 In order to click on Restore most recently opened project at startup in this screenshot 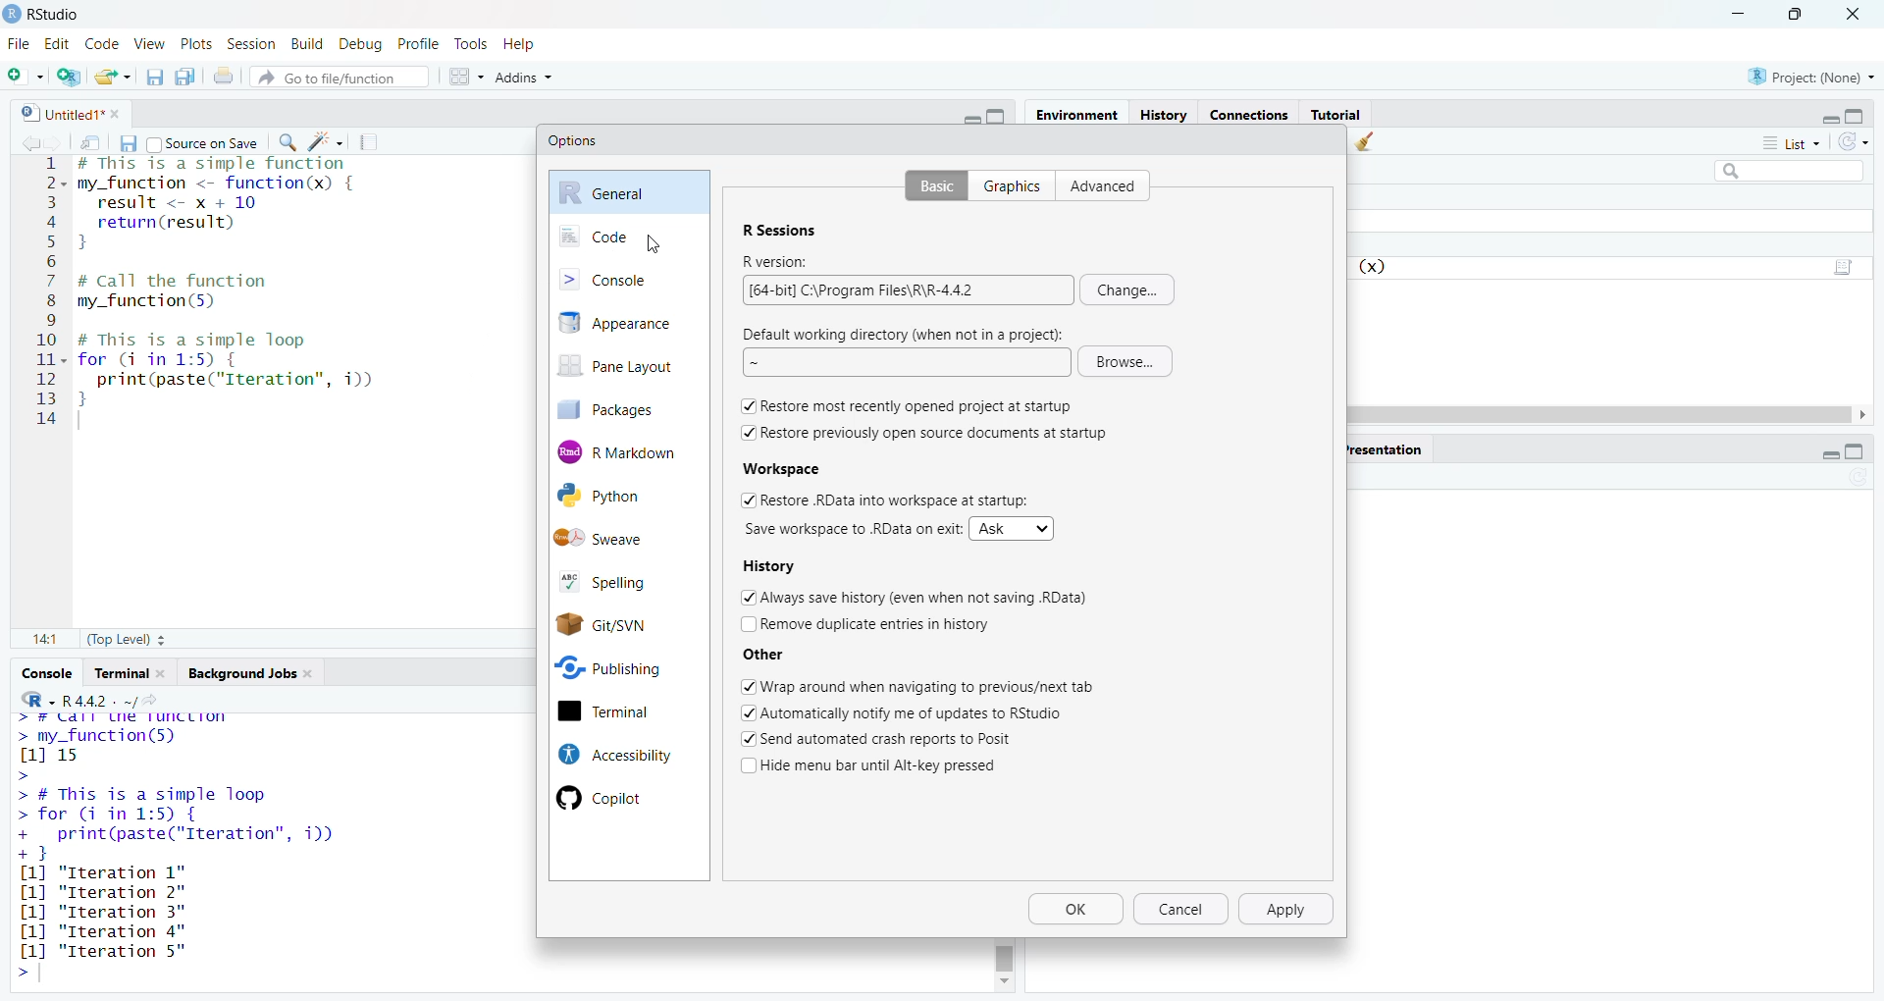, I will do `click(915, 405)`.